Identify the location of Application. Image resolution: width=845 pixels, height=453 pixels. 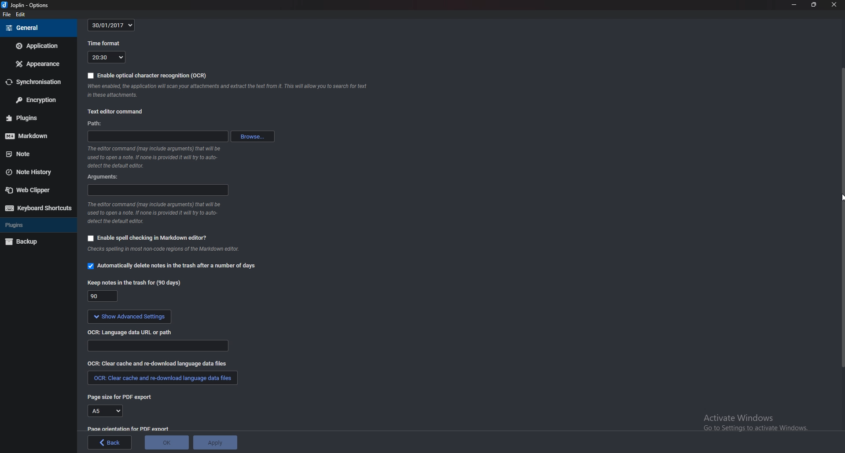
(37, 46).